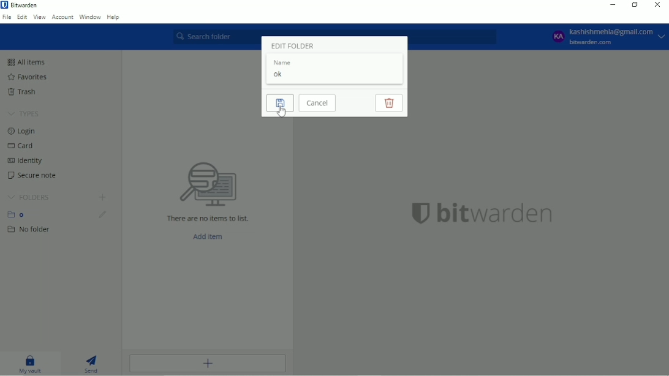  I want to click on Edit folder, so click(102, 215).